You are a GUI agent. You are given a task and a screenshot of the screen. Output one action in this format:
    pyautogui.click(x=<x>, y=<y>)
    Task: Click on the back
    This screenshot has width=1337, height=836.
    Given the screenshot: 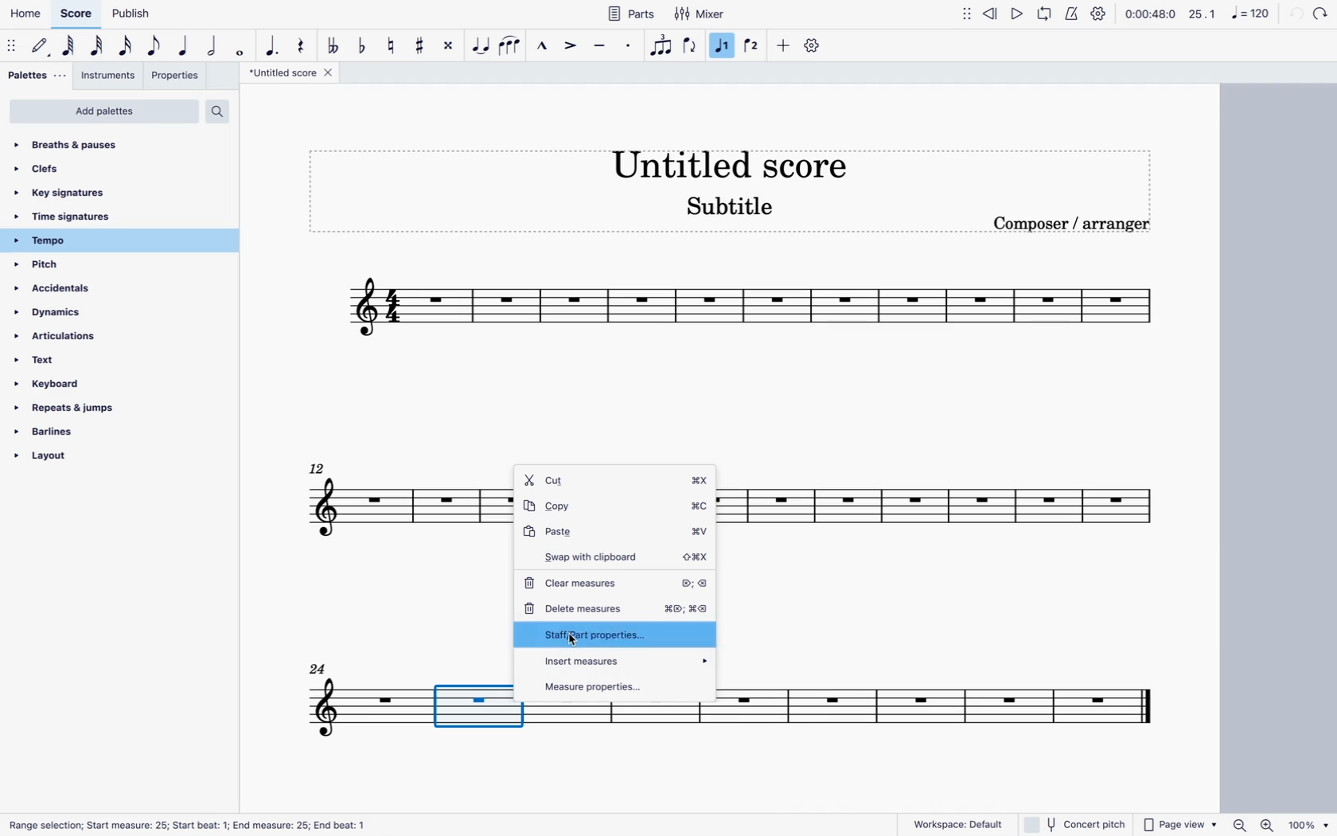 What is the action you would take?
    pyautogui.click(x=1294, y=14)
    